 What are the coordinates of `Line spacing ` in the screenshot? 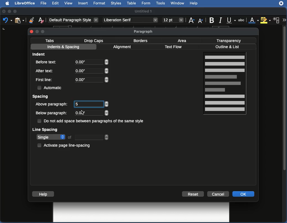 It's located at (45, 129).